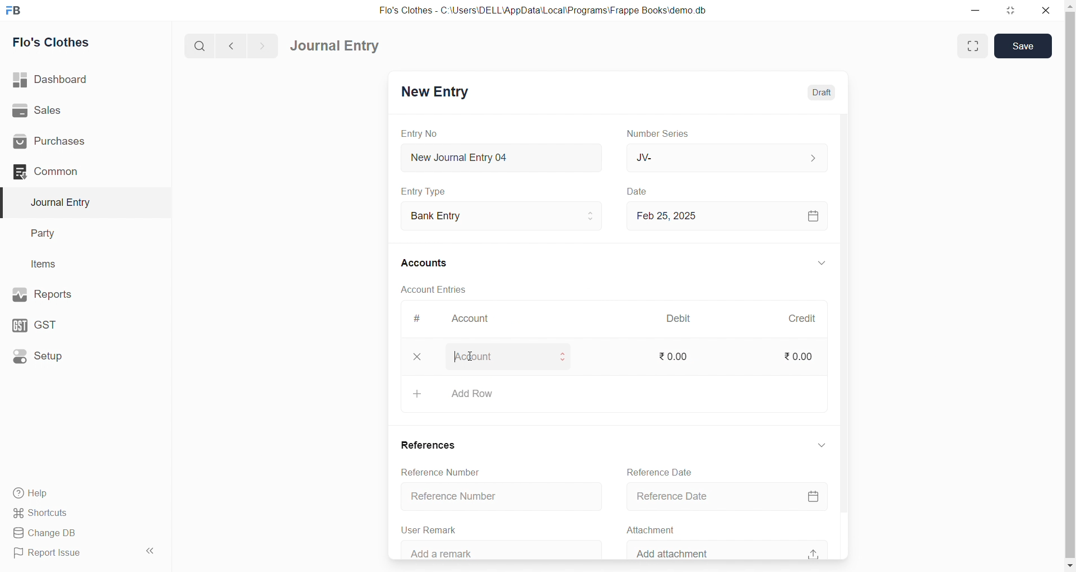  I want to click on Add Row , so click(615, 394).